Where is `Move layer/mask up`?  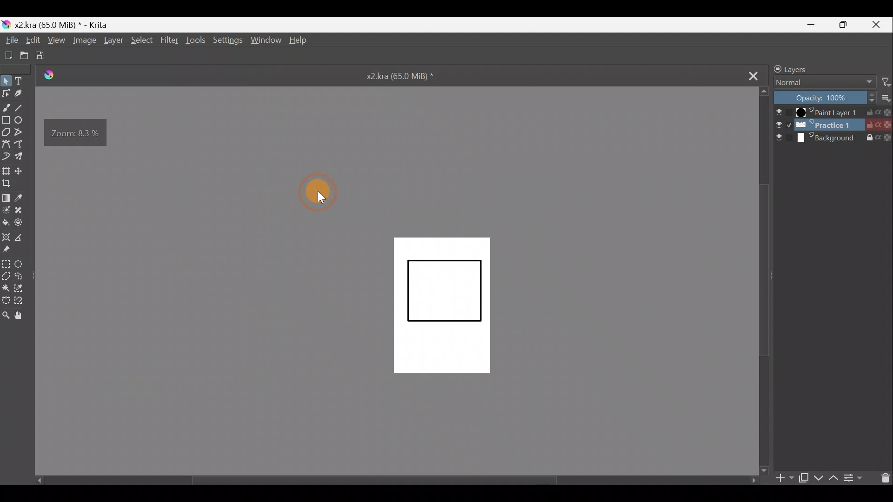 Move layer/mask up is located at coordinates (835, 478).